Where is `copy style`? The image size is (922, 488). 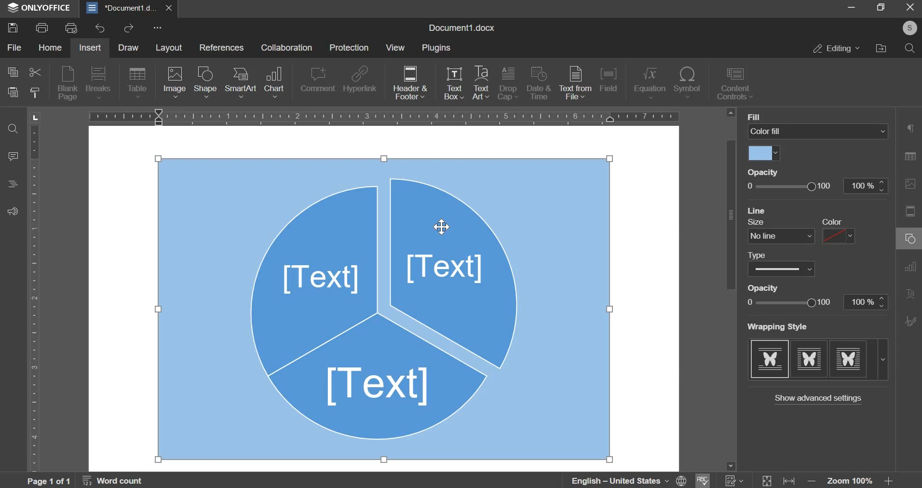
copy style is located at coordinates (37, 95).